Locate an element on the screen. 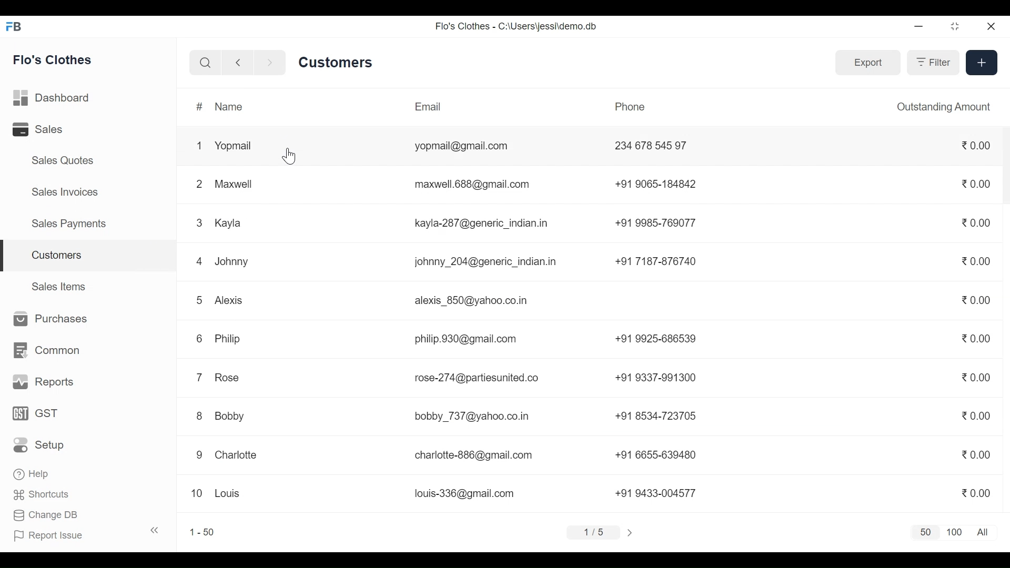  Navigate Forward is located at coordinates (270, 62).